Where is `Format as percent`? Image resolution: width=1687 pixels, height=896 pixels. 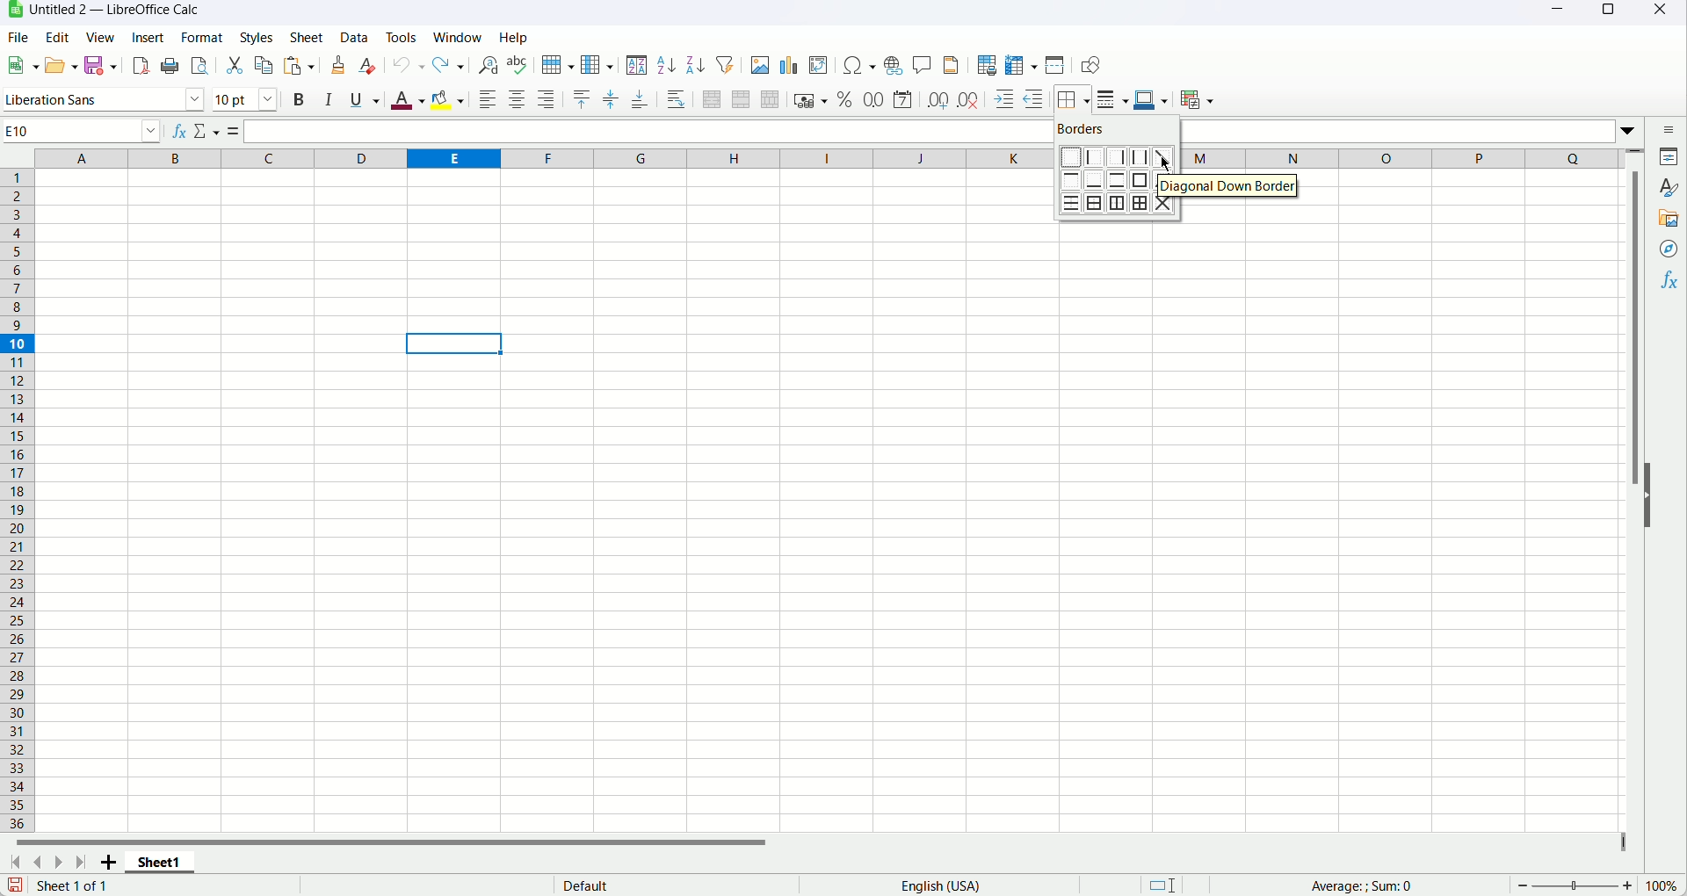 Format as percent is located at coordinates (846, 99).